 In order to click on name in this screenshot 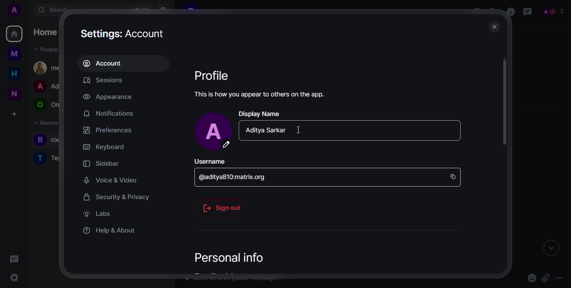, I will do `click(265, 131)`.